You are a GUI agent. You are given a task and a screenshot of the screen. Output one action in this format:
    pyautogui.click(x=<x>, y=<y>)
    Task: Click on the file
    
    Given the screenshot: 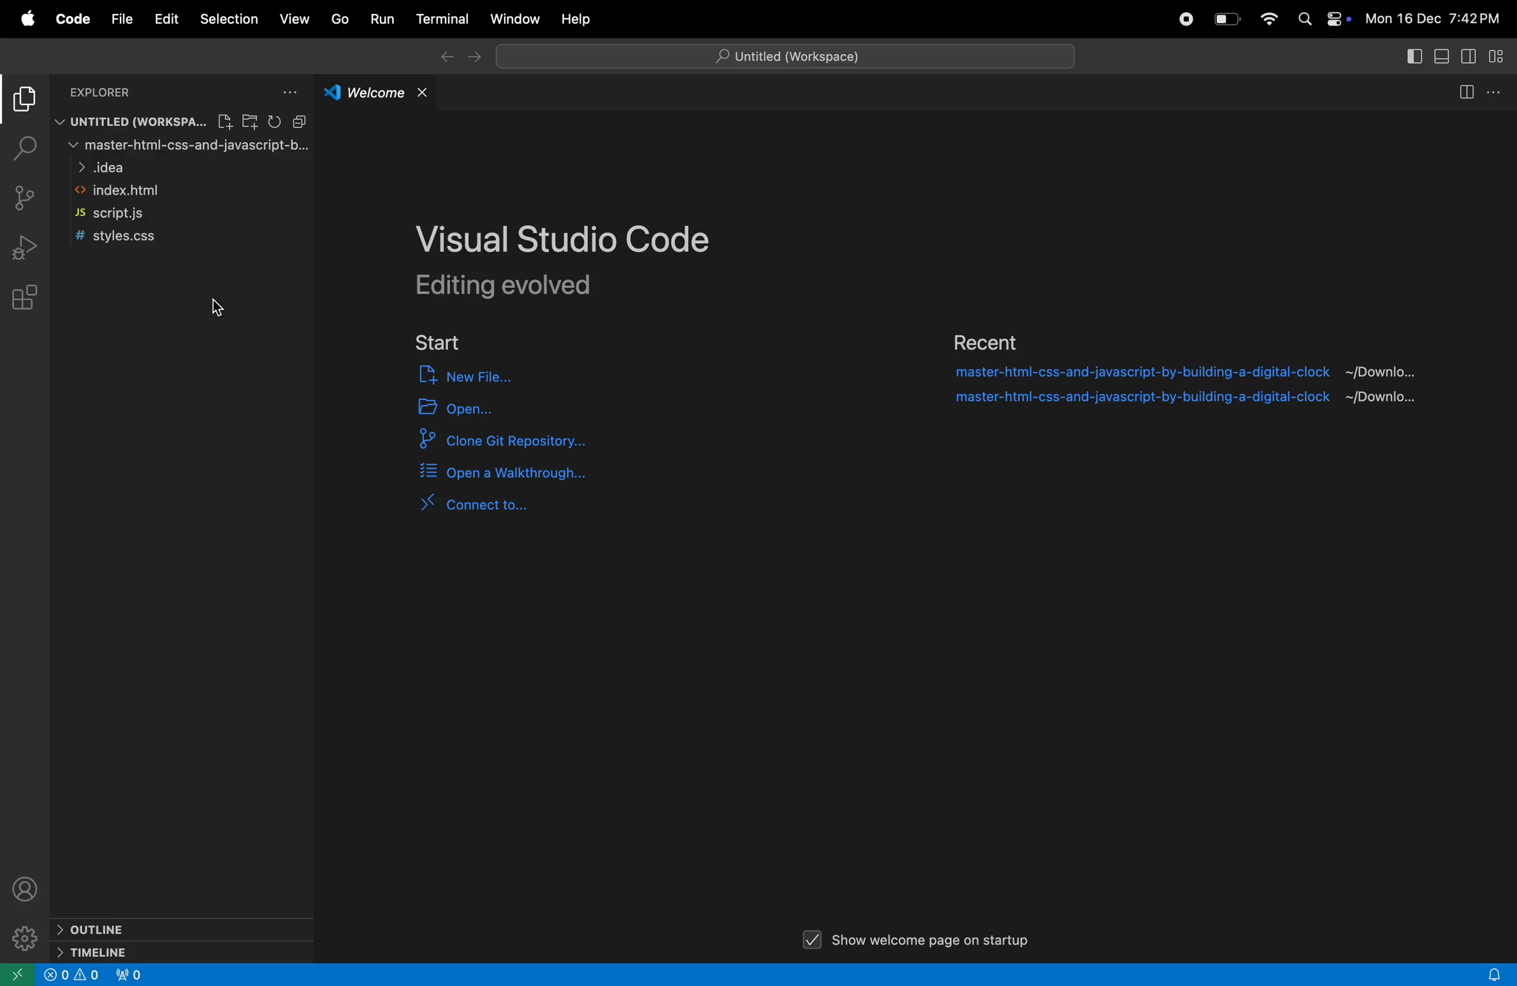 What is the action you would take?
    pyautogui.click(x=120, y=18)
    